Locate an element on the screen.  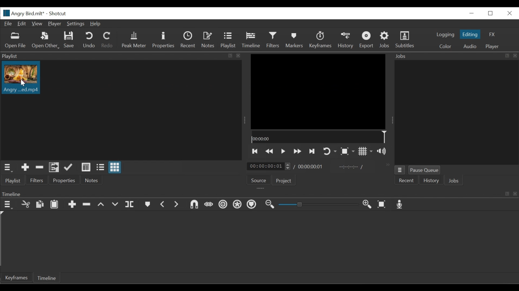
Skip to the previous point is located at coordinates (255, 151).